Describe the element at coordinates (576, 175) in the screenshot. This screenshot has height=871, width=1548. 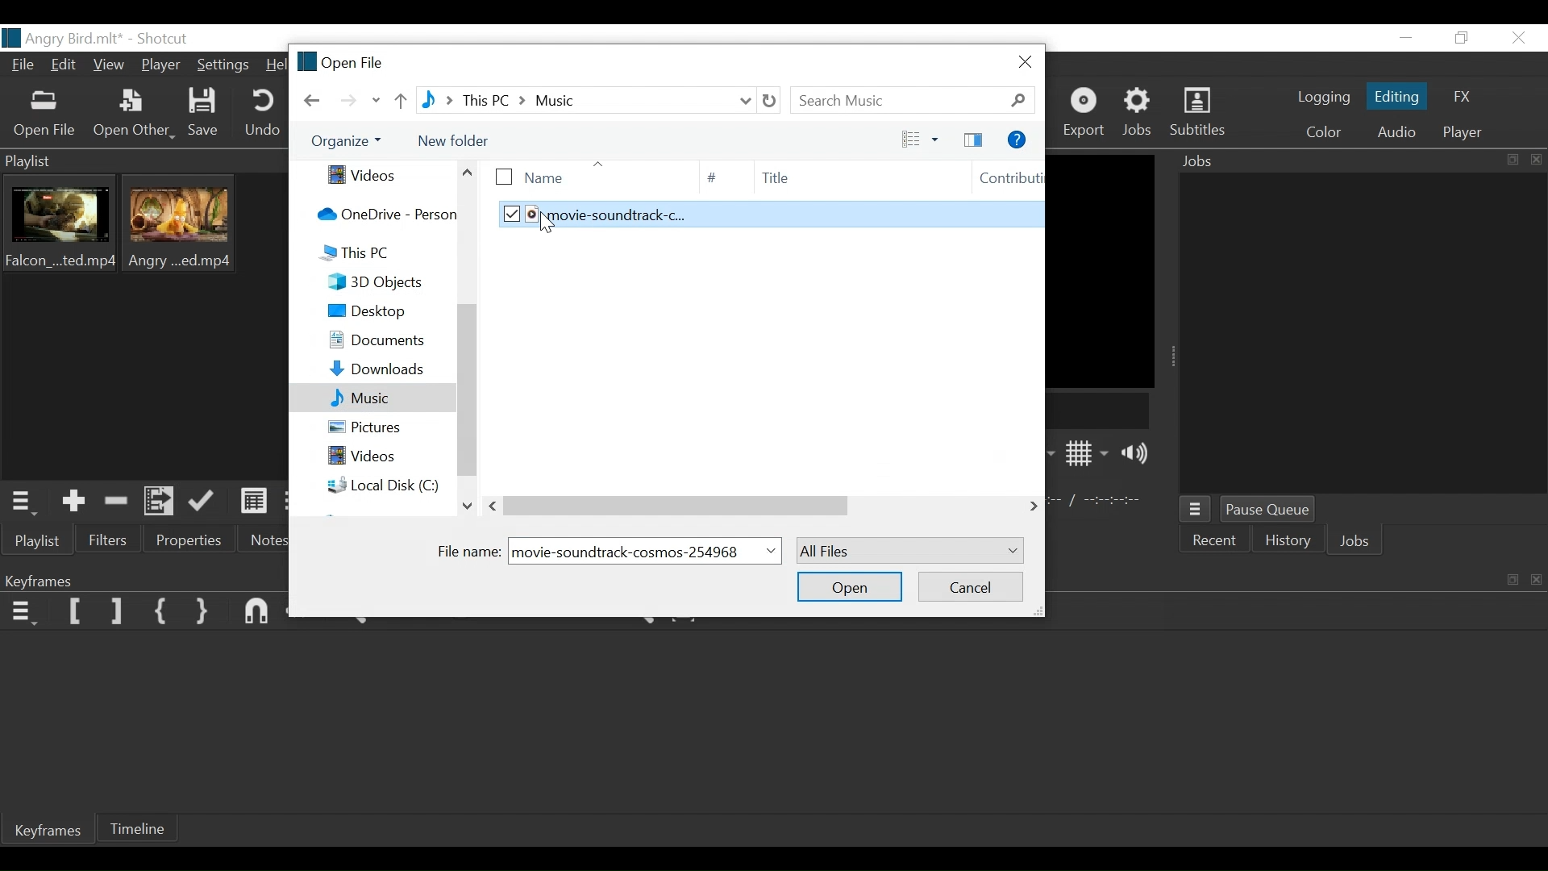
I see `Name` at that location.